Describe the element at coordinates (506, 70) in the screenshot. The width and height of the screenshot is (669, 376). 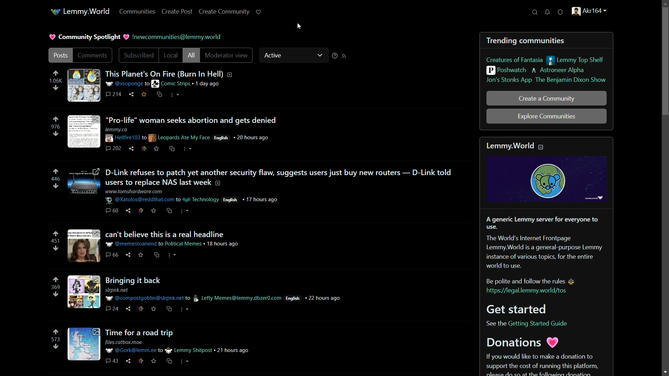
I see `poshwatch` at that location.